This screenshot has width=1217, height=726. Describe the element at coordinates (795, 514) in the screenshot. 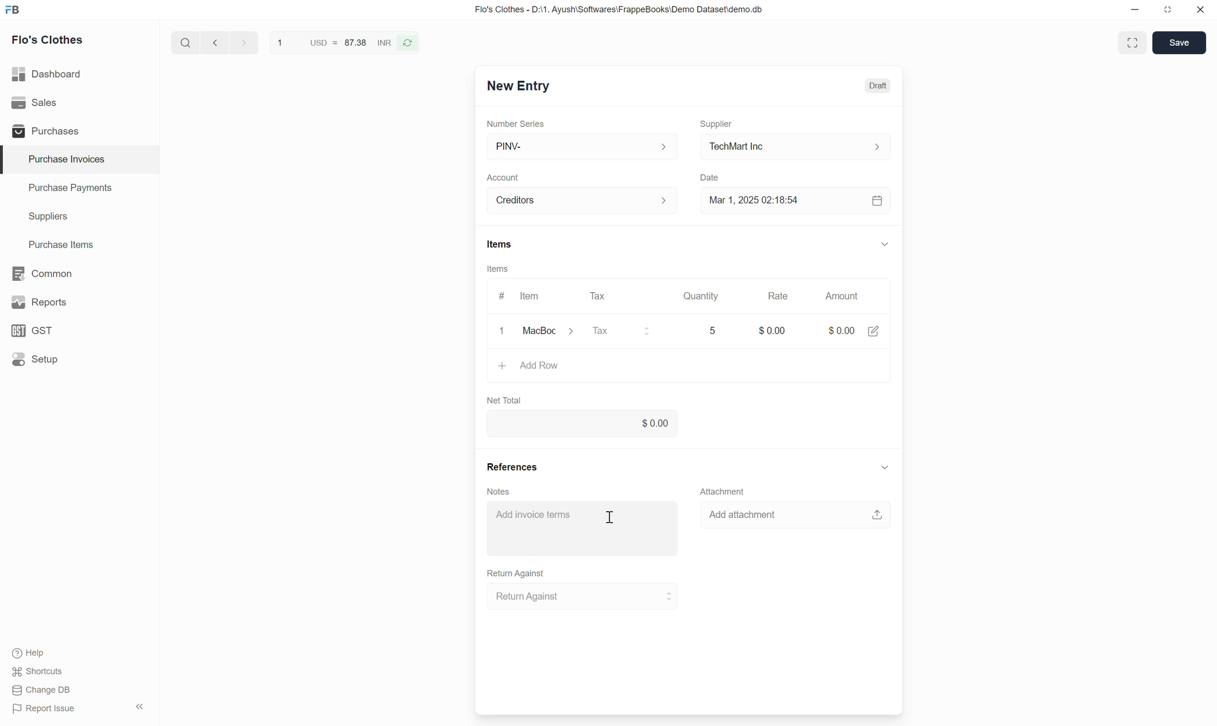

I see `Add attachment` at that location.